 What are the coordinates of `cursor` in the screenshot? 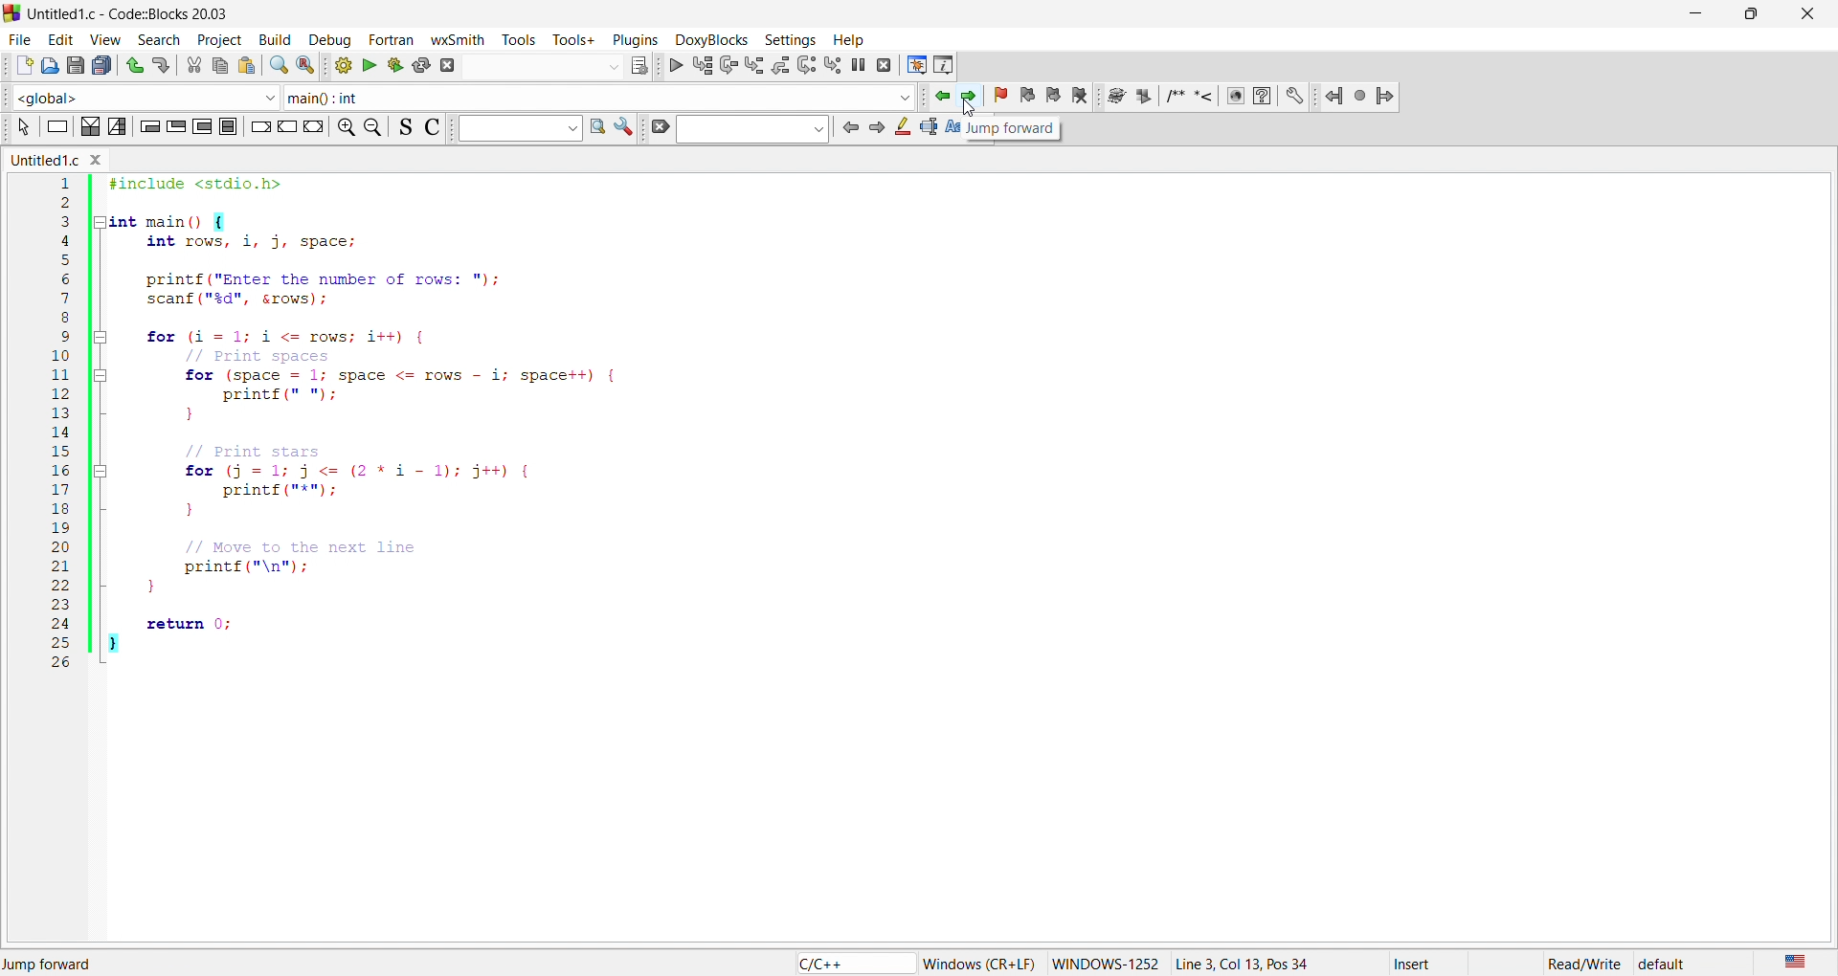 It's located at (973, 112).